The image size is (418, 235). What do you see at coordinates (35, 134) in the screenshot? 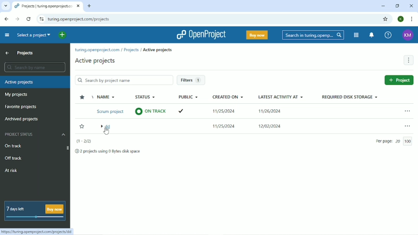
I see `Project status` at bounding box center [35, 134].